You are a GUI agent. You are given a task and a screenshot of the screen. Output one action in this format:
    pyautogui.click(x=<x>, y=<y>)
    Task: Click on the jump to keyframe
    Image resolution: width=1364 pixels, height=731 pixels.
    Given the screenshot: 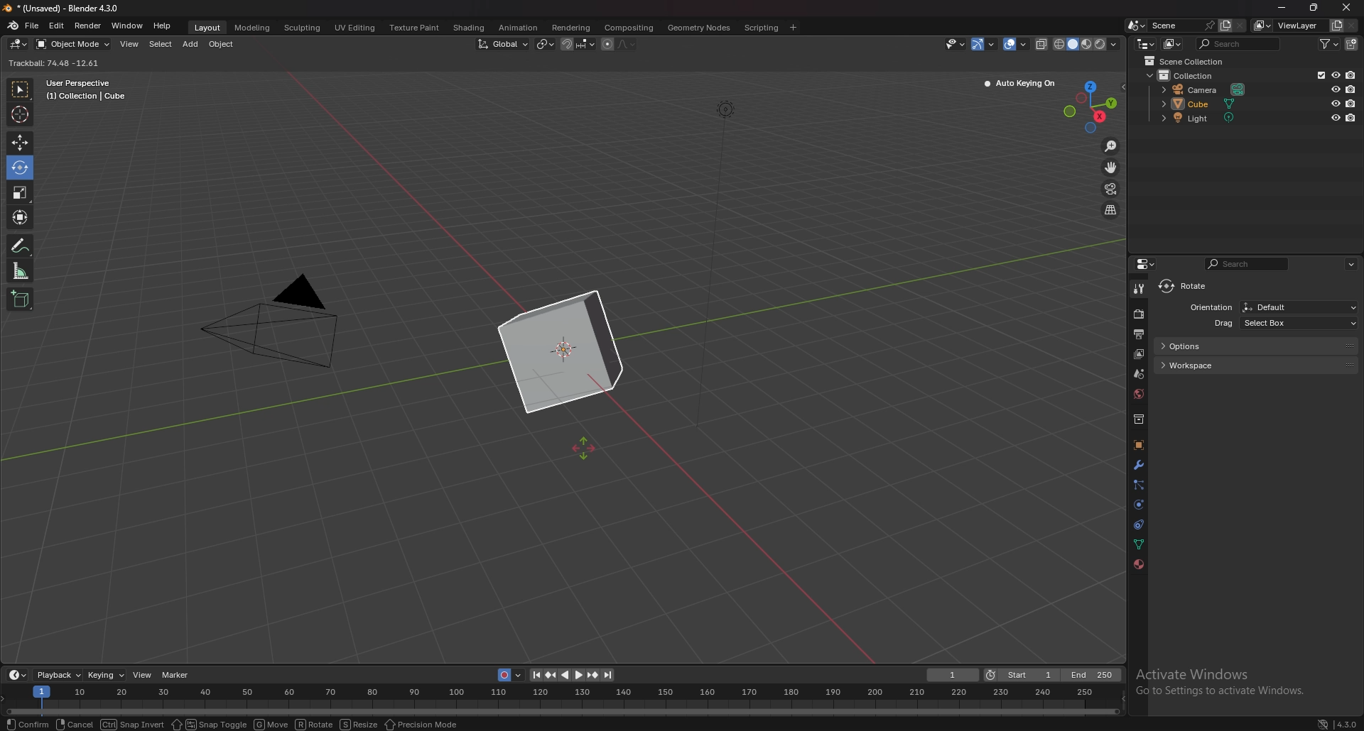 What is the action you would take?
    pyautogui.click(x=553, y=674)
    